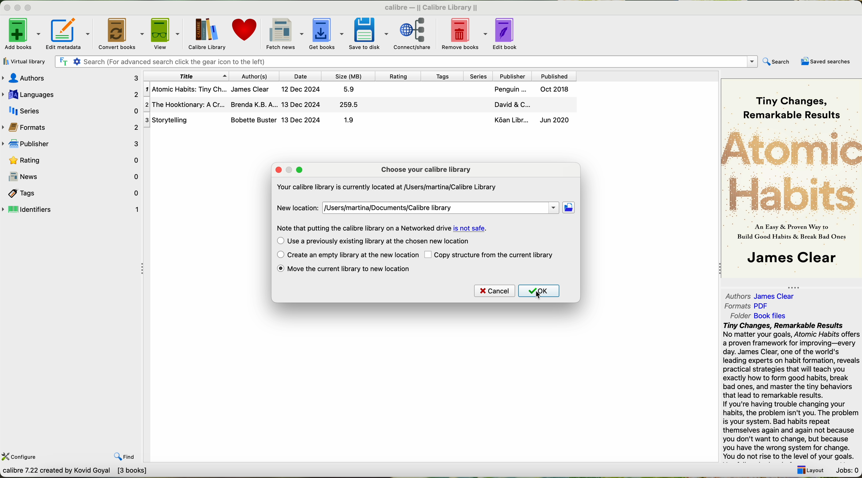  Describe the element at coordinates (570, 208) in the screenshot. I see `click on new location` at that location.